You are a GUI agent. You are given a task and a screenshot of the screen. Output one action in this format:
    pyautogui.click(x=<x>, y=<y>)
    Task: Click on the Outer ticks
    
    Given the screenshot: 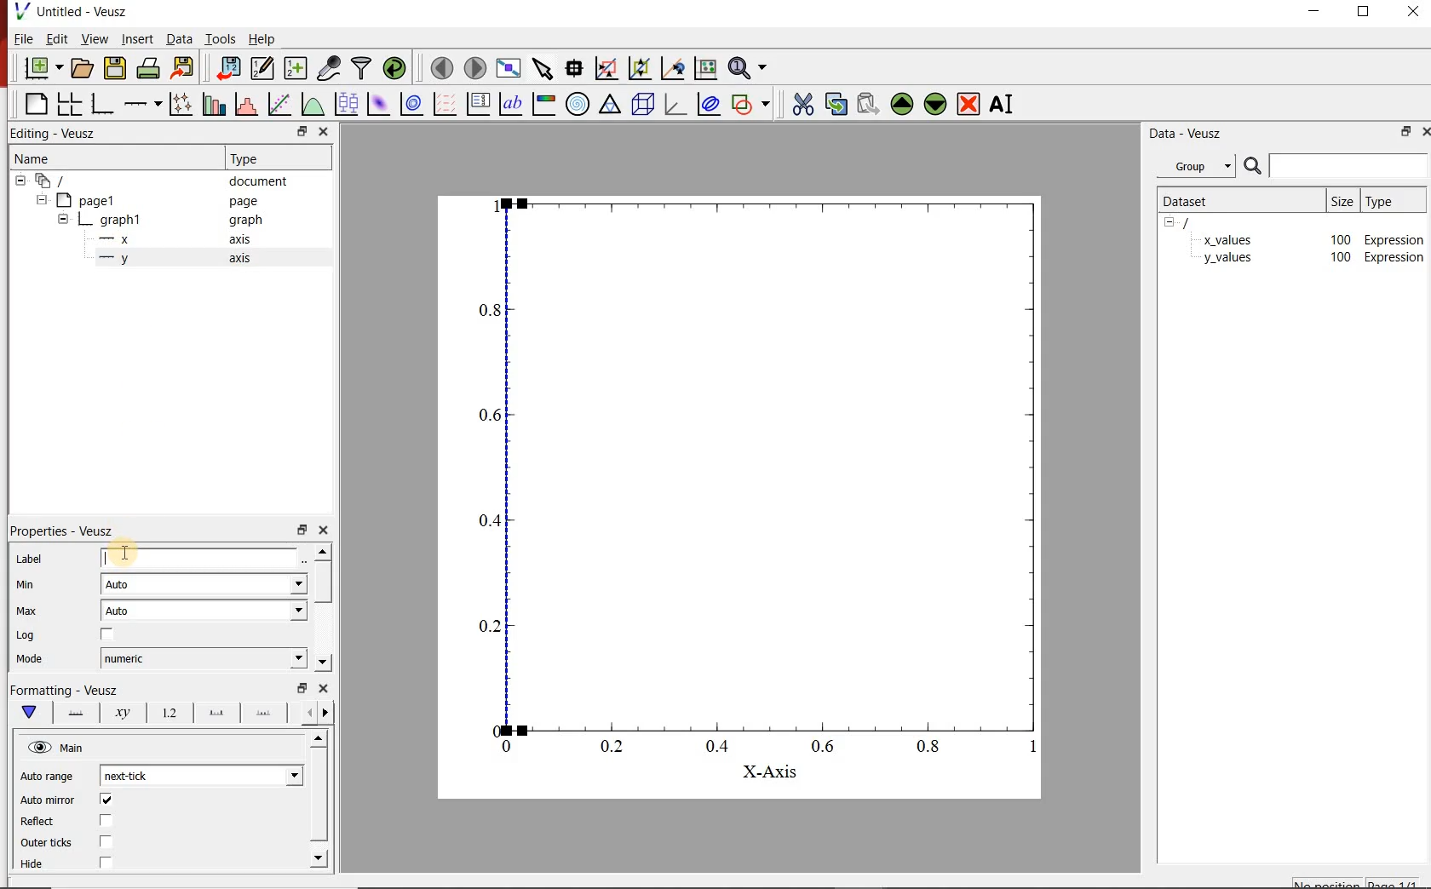 What is the action you would take?
    pyautogui.click(x=47, y=843)
    